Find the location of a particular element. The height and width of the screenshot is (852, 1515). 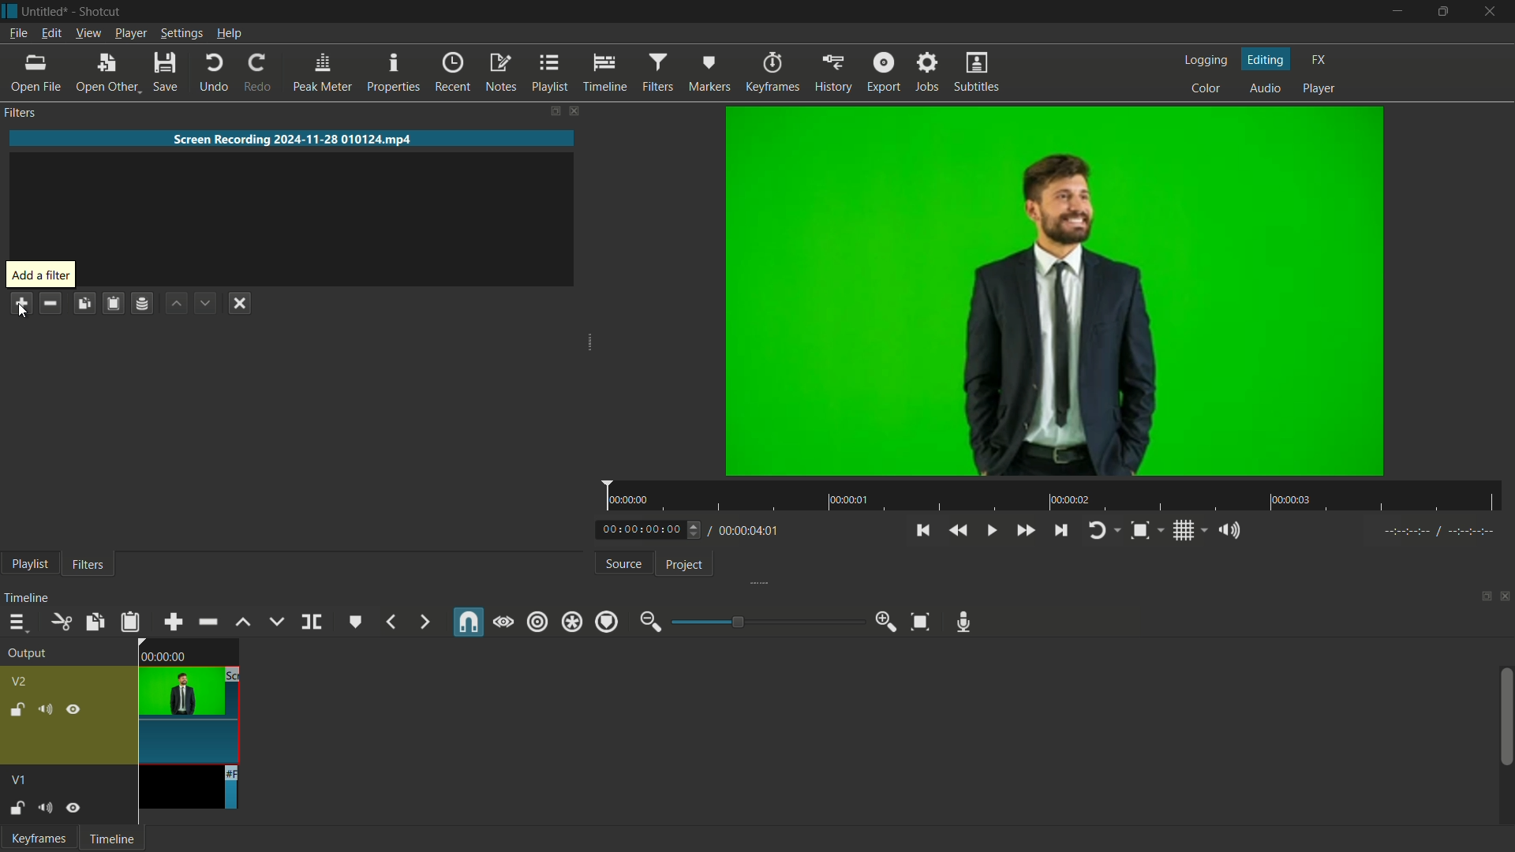

current time is located at coordinates (641, 529).